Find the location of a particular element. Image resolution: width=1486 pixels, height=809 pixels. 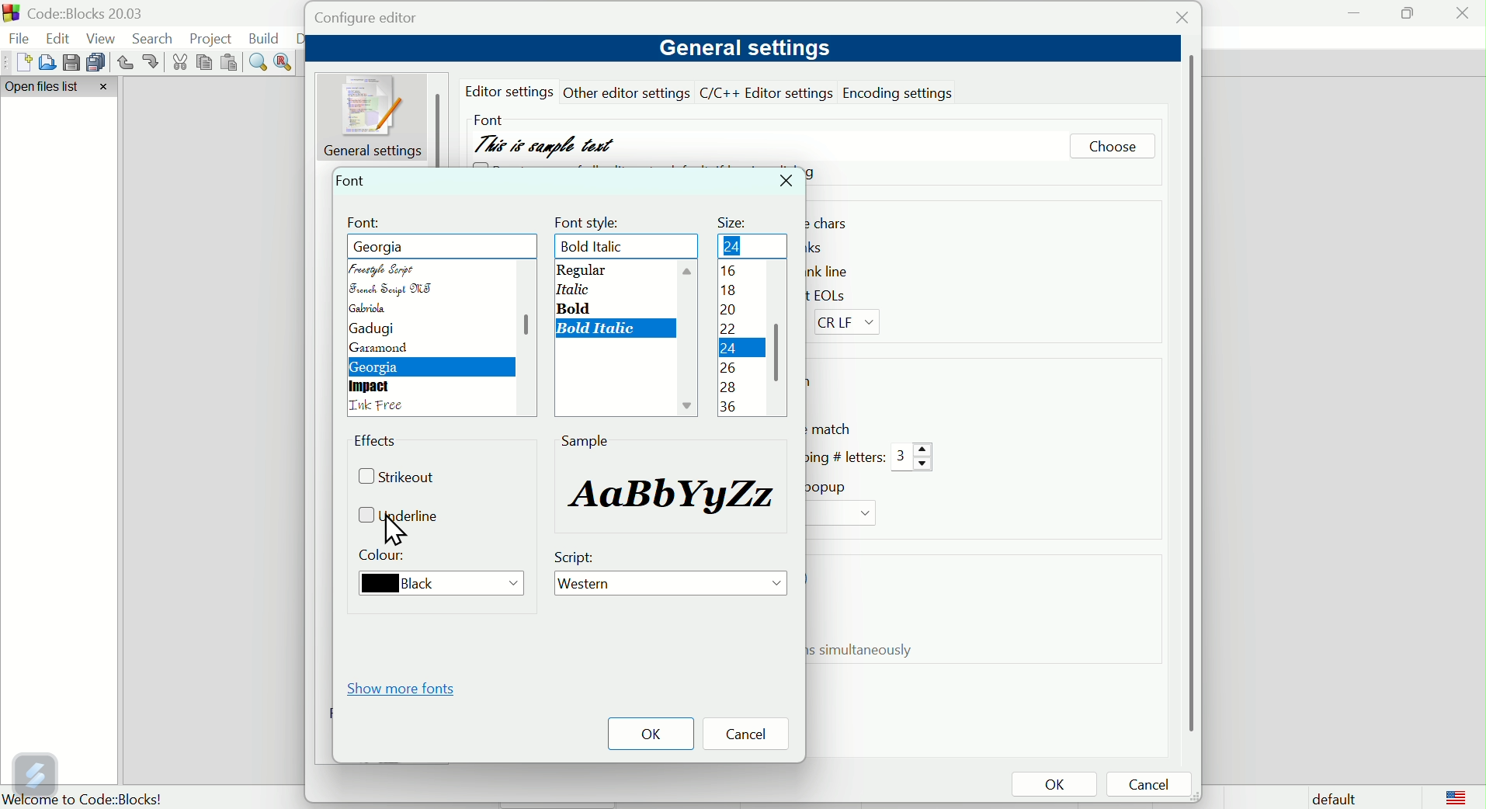

Open file is located at coordinates (44, 62).